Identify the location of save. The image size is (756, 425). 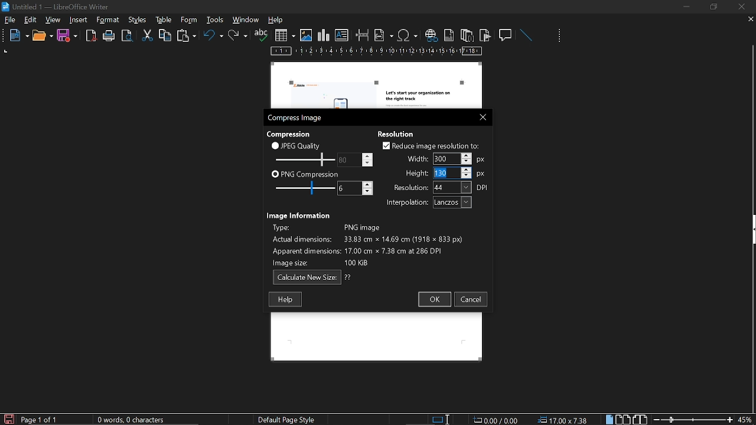
(67, 36).